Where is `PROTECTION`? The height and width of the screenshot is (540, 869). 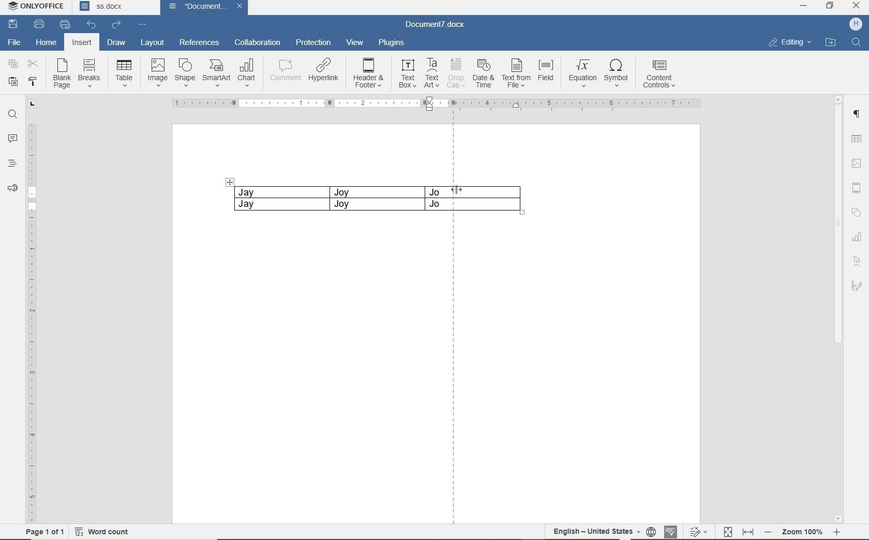 PROTECTION is located at coordinates (312, 42).